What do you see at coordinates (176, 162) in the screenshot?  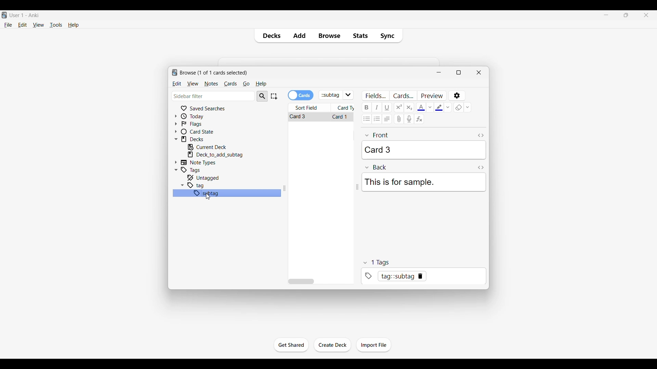 I see `Click to expand Note Types` at bounding box center [176, 162].